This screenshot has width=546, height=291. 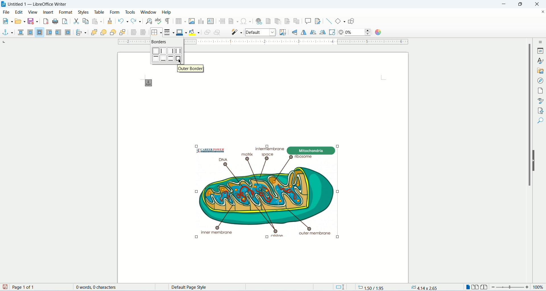 I want to click on 1.50/1.95 4.14x2.65, so click(x=399, y=287).